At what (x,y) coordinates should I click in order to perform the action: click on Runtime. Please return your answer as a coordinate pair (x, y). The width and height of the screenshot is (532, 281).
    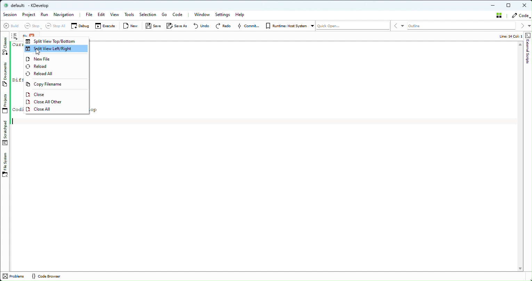
    Looking at the image, I should click on (290, 26).